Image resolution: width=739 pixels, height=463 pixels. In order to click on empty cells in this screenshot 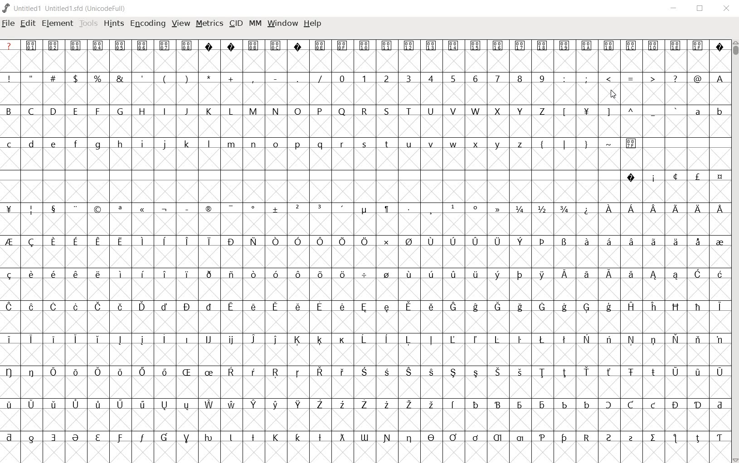, I will do `click(364, 94)`.